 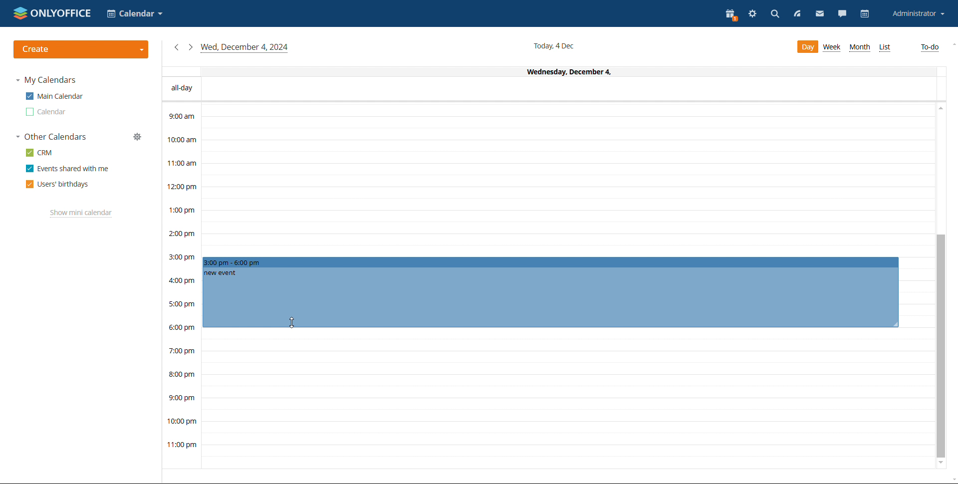 What do you see at coordinates (752, 15) in the screenshot?
I see `settings` at bounding box center [752, 15].